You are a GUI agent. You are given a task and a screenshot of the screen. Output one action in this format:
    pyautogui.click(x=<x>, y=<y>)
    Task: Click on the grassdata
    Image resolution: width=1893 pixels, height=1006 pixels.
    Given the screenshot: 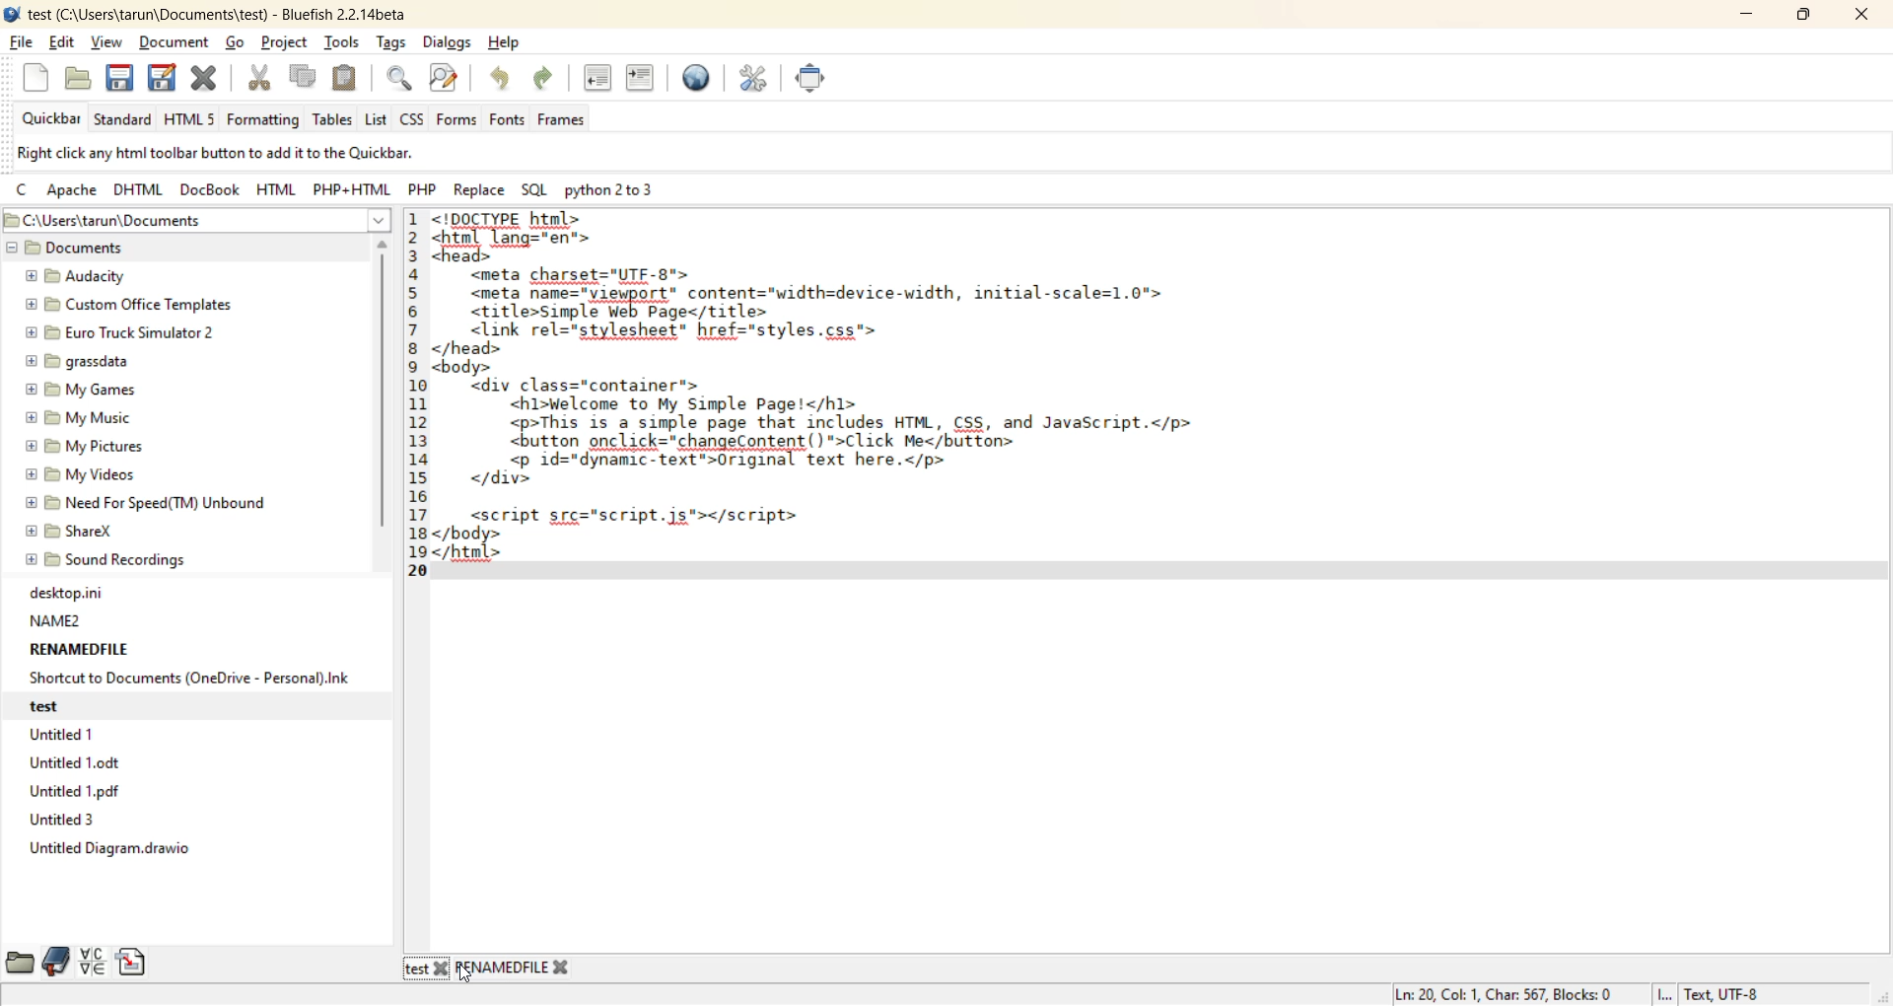 What is the action you would take?
    pyautogui.click(x=82, y=364)
    